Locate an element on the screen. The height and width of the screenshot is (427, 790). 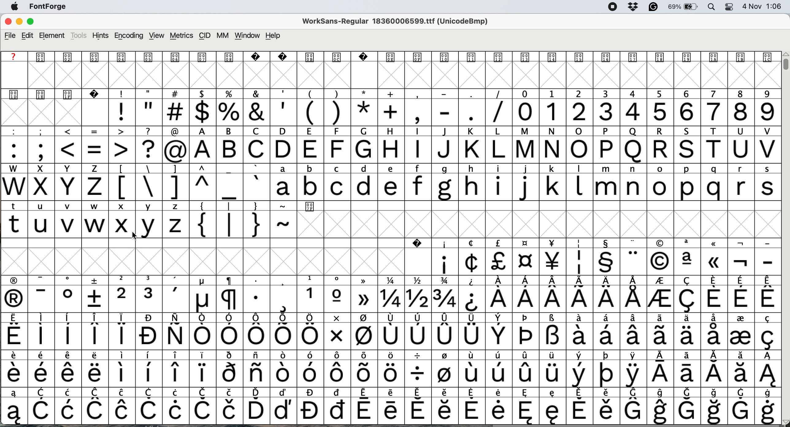
special characters and text is located at coordinates (389, 131).